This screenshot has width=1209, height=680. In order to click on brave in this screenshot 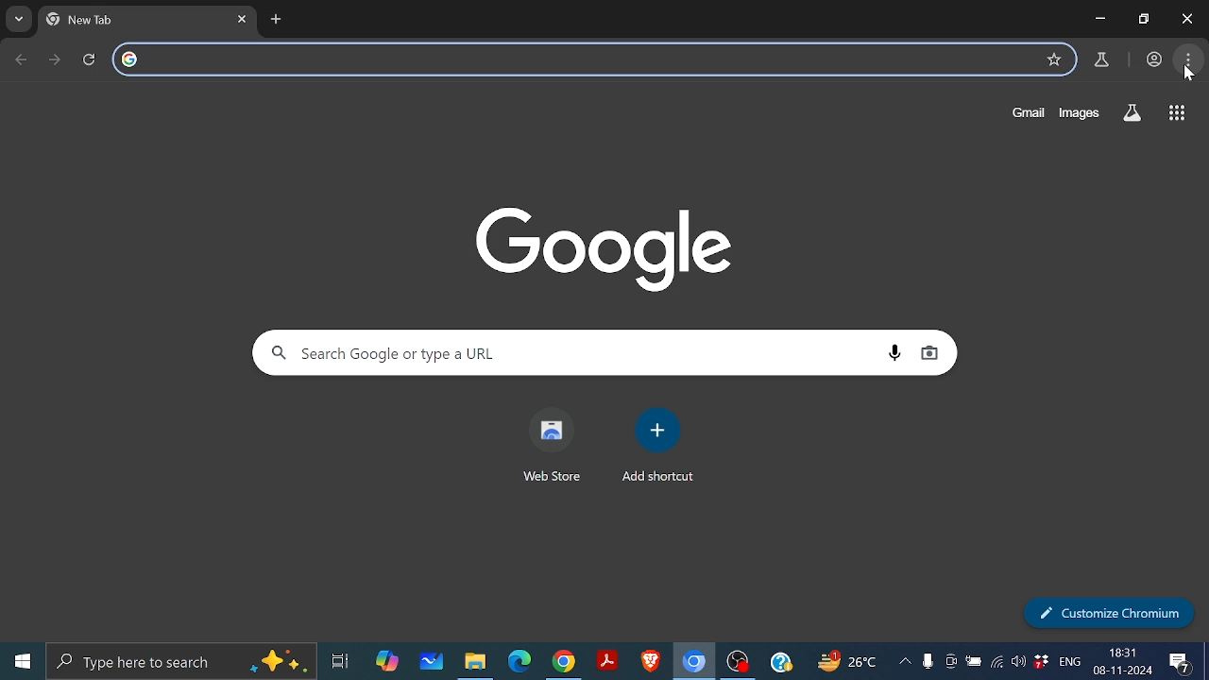, I will do `click(648, 662)`.